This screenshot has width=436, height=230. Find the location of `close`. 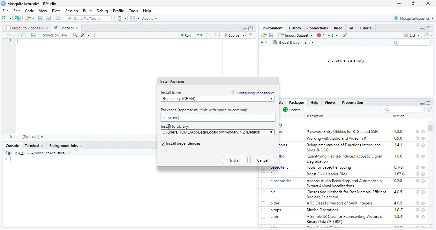

close is located at coordinates (428, 3).